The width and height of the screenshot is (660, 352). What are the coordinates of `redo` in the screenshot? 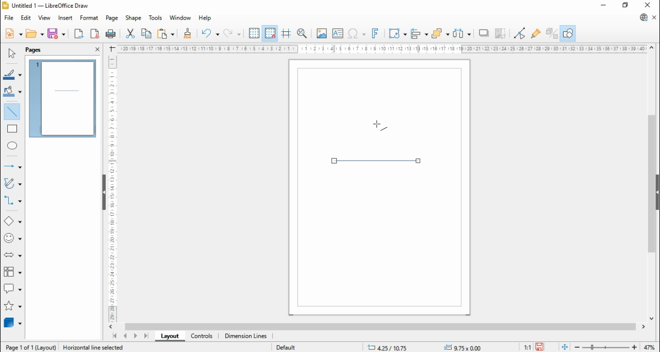 It's located at (233, 33).